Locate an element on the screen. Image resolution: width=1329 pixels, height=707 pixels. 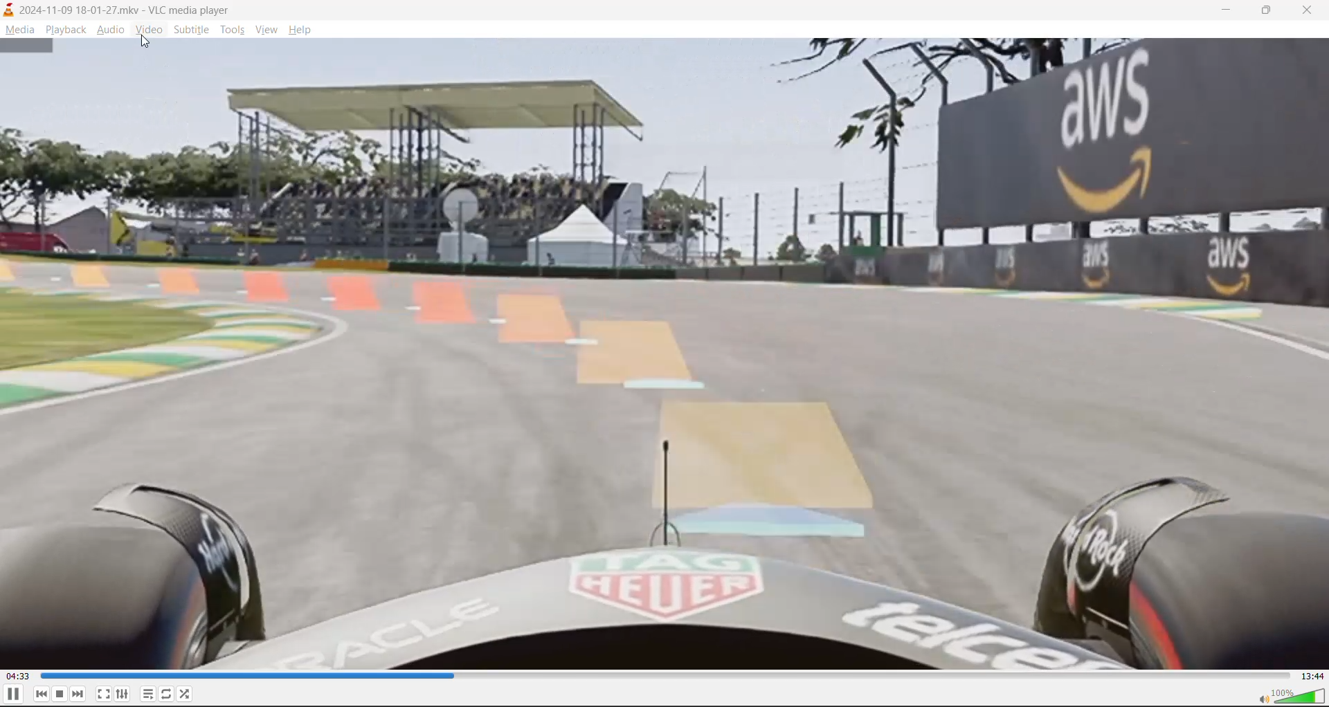
maximize is located at coordinates (1267, 11).